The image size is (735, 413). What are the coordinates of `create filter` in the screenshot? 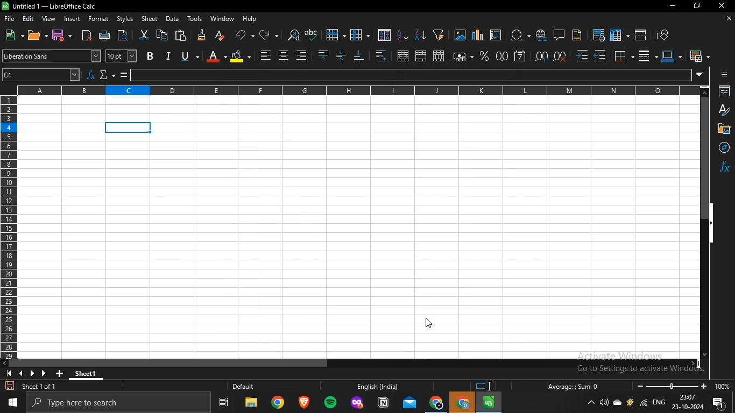 It's located at (439, 34).